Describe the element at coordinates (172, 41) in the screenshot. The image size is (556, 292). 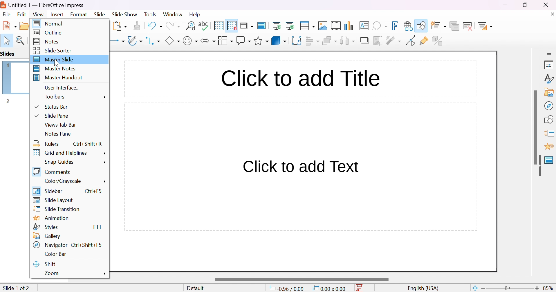
I see `basic shapes` at that location.